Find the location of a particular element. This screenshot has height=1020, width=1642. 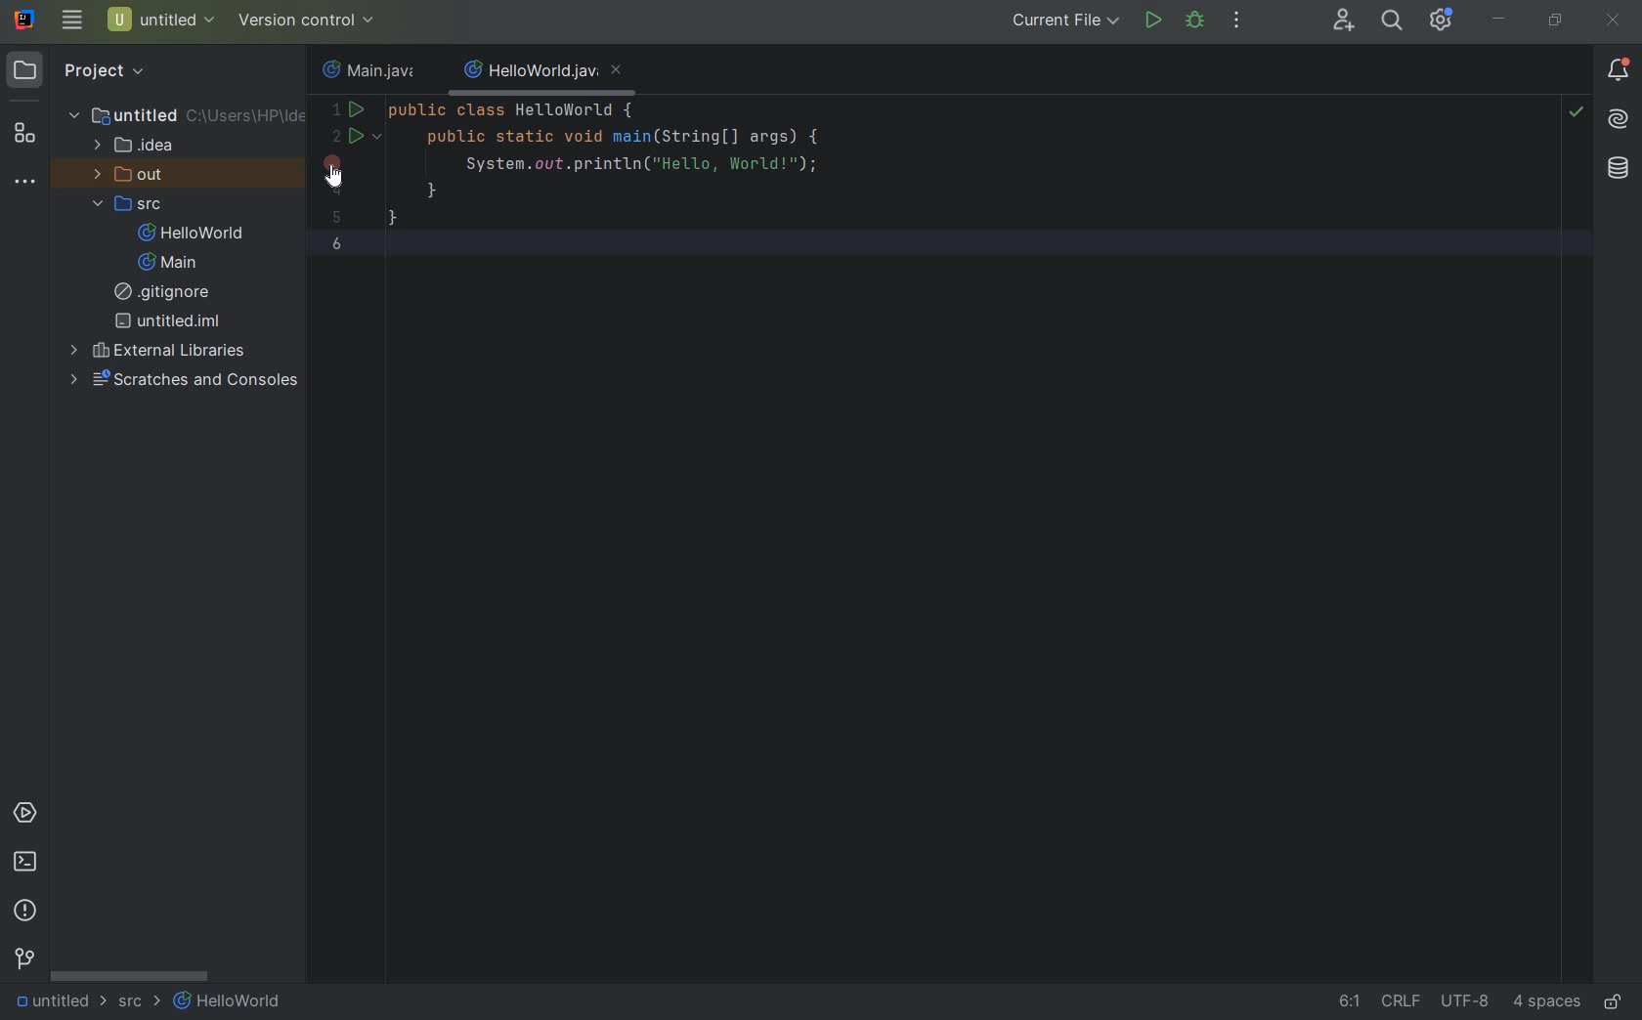

IDE and Project Settings is located at coordinates (1442, 21).